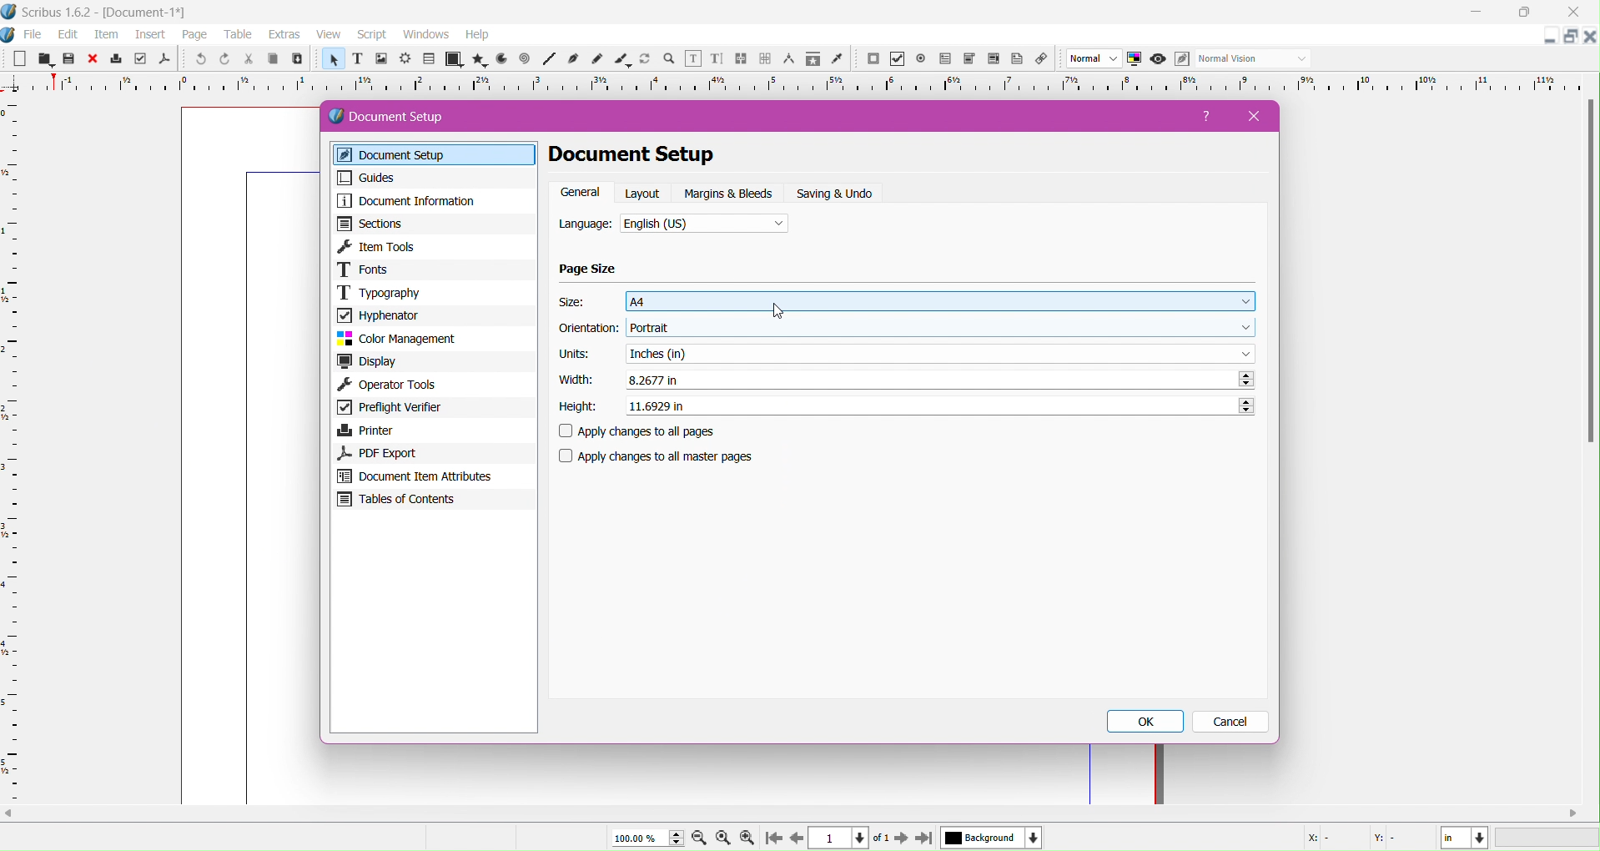 The height and width of the screenshot is (851, 1600). I want to click on edit preview mode, so click(1181, 59).